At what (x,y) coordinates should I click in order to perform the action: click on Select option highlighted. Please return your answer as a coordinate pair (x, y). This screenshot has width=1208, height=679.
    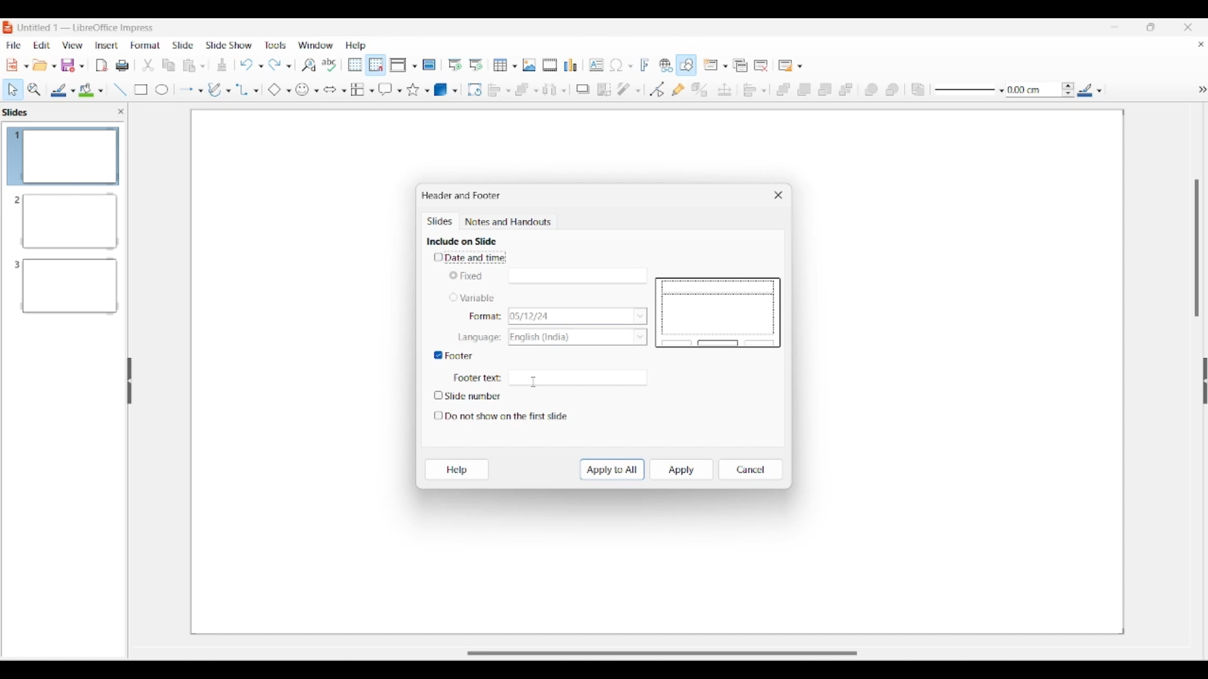
    Looking at the image, I should click on (13, 90).